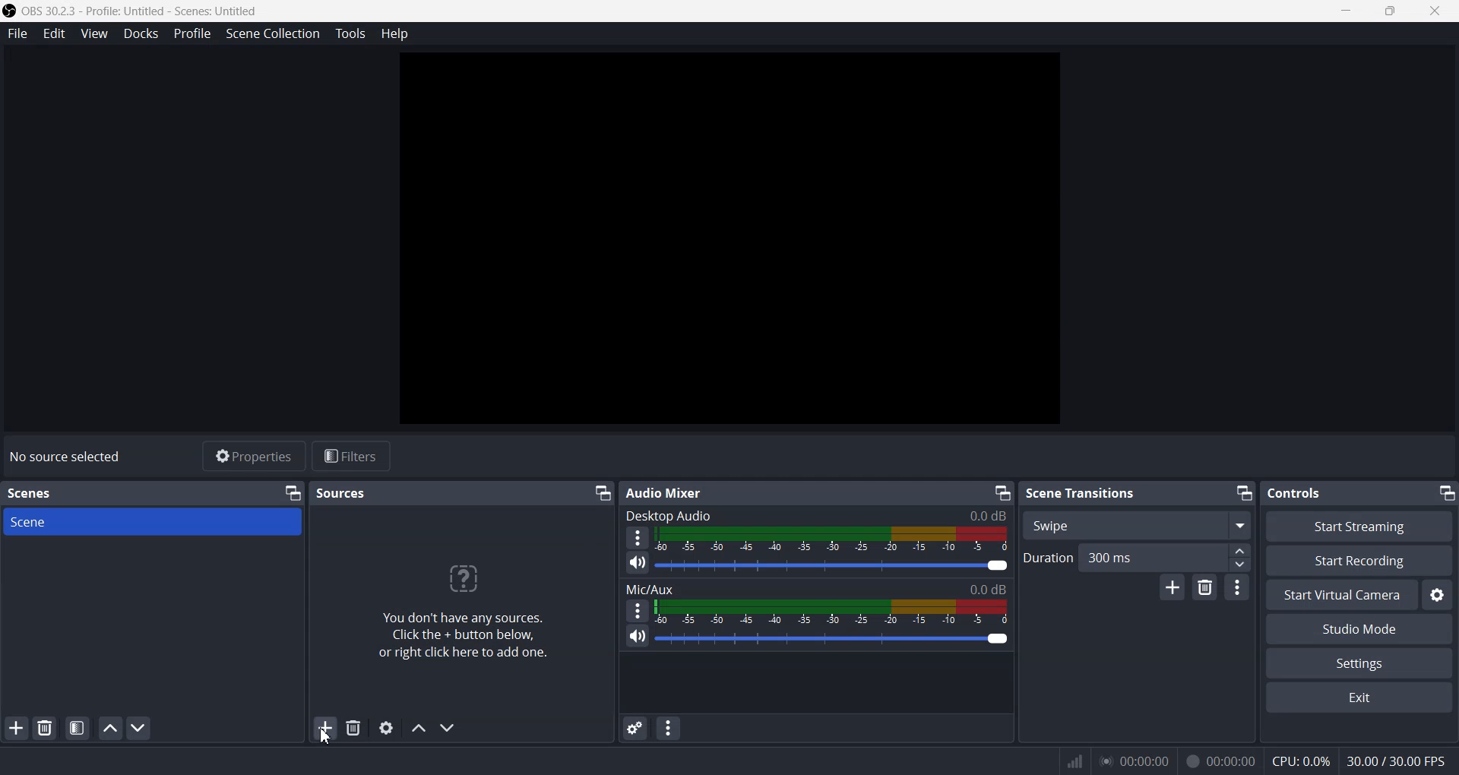  Describe the element at coordinates (1359, 560) in the screenshot. I see `Start Recording` at that location.